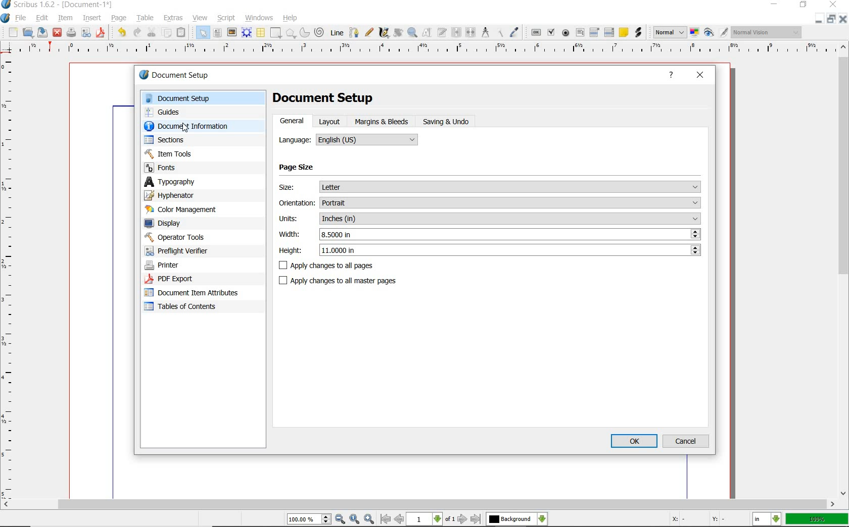 The width and height of the screenshot is (849, 527). I want to click on toggle color management, so click(694, 32).